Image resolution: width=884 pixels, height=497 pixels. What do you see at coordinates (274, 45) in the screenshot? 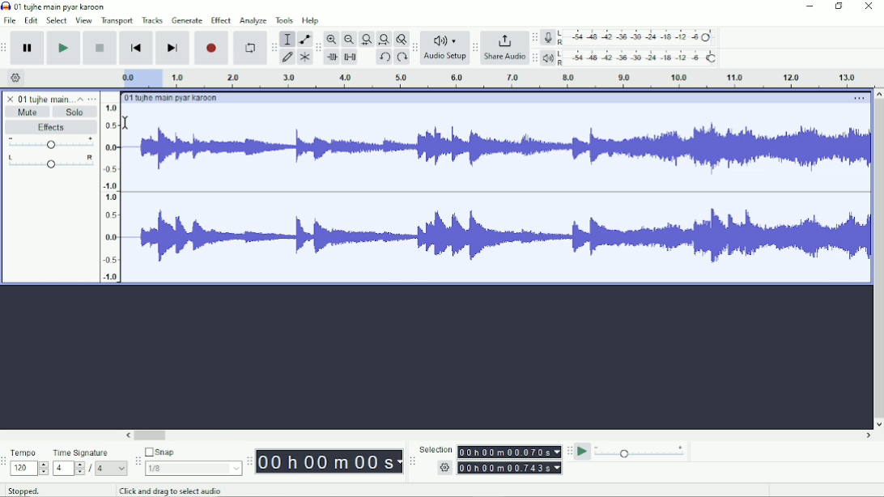
I see `Audacity tools toolbar` at bounding box center [274, 45].